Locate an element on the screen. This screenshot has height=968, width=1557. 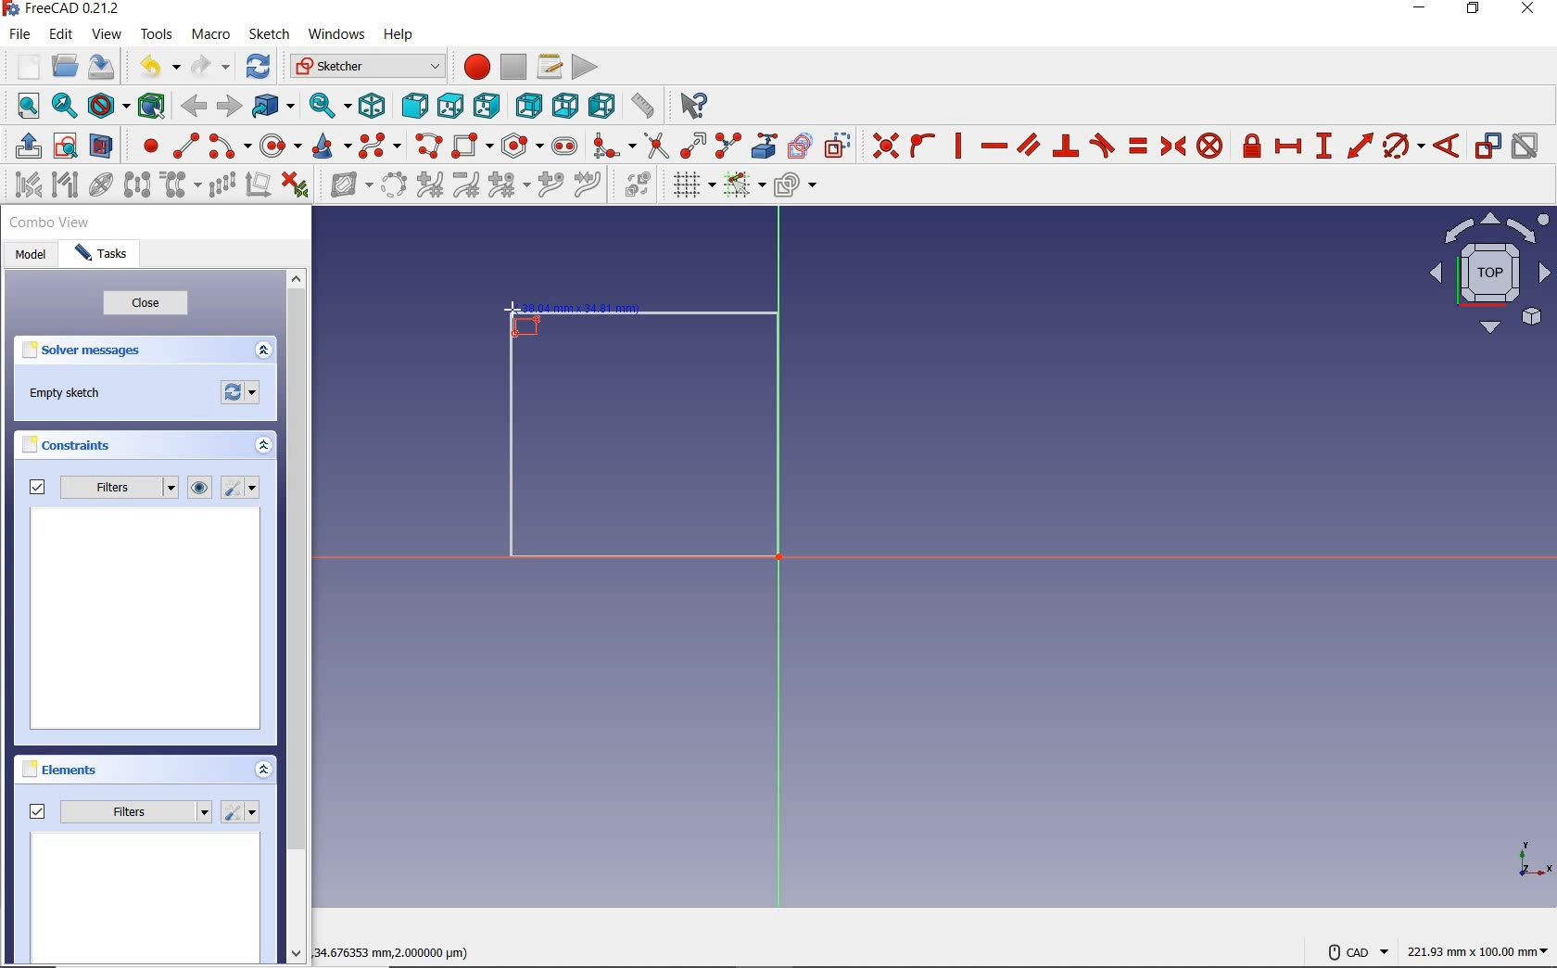
expand is located at coordinates (261, 447).